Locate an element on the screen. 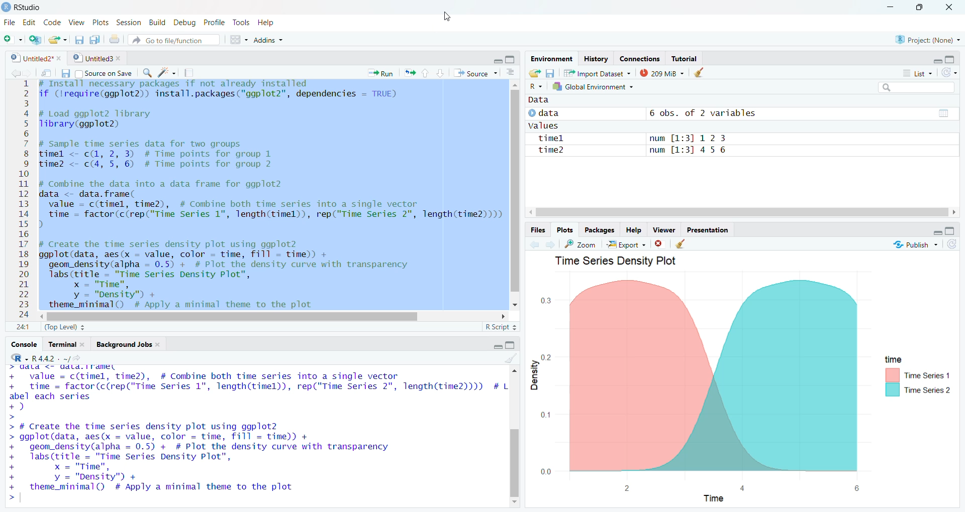  Tools is located at coordinates (240, 23).